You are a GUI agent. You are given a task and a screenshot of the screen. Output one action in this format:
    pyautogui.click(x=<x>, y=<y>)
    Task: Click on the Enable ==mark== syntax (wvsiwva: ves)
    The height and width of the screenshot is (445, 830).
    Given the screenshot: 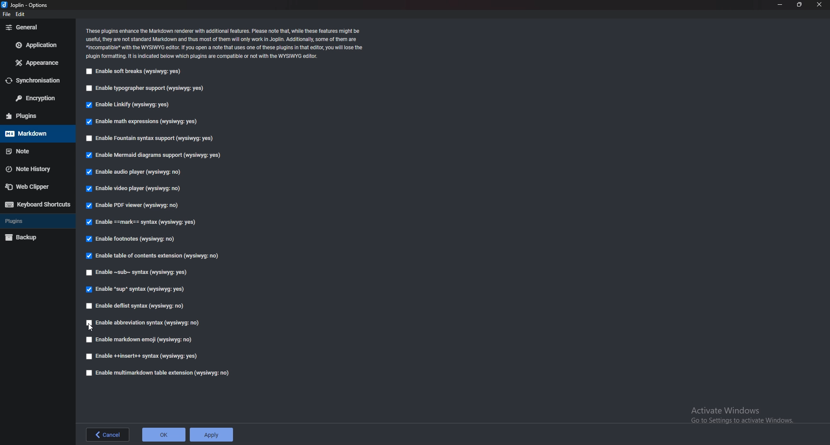 What is the action you would take?
    pyautogui.click(x=144, y=221)
    